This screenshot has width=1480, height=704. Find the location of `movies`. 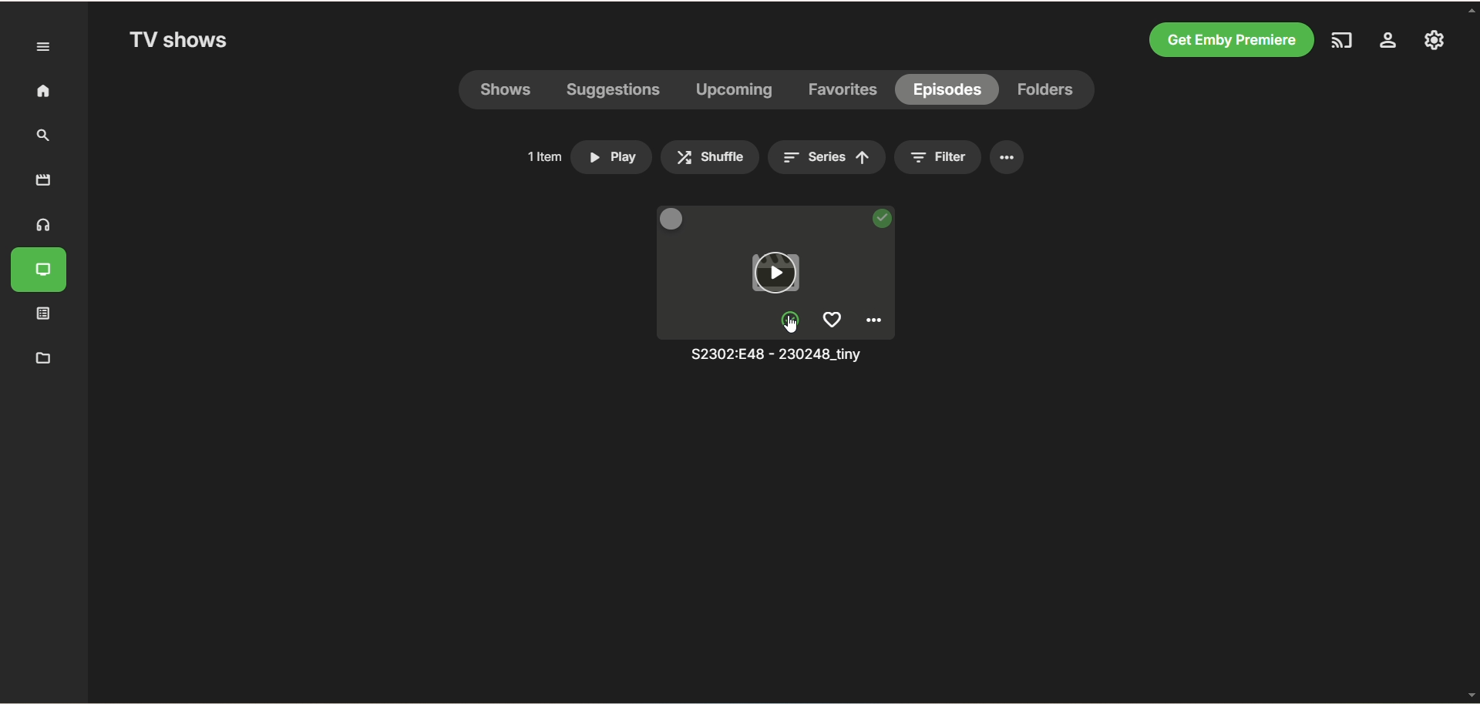

movies is located at coordinates (42, 179).